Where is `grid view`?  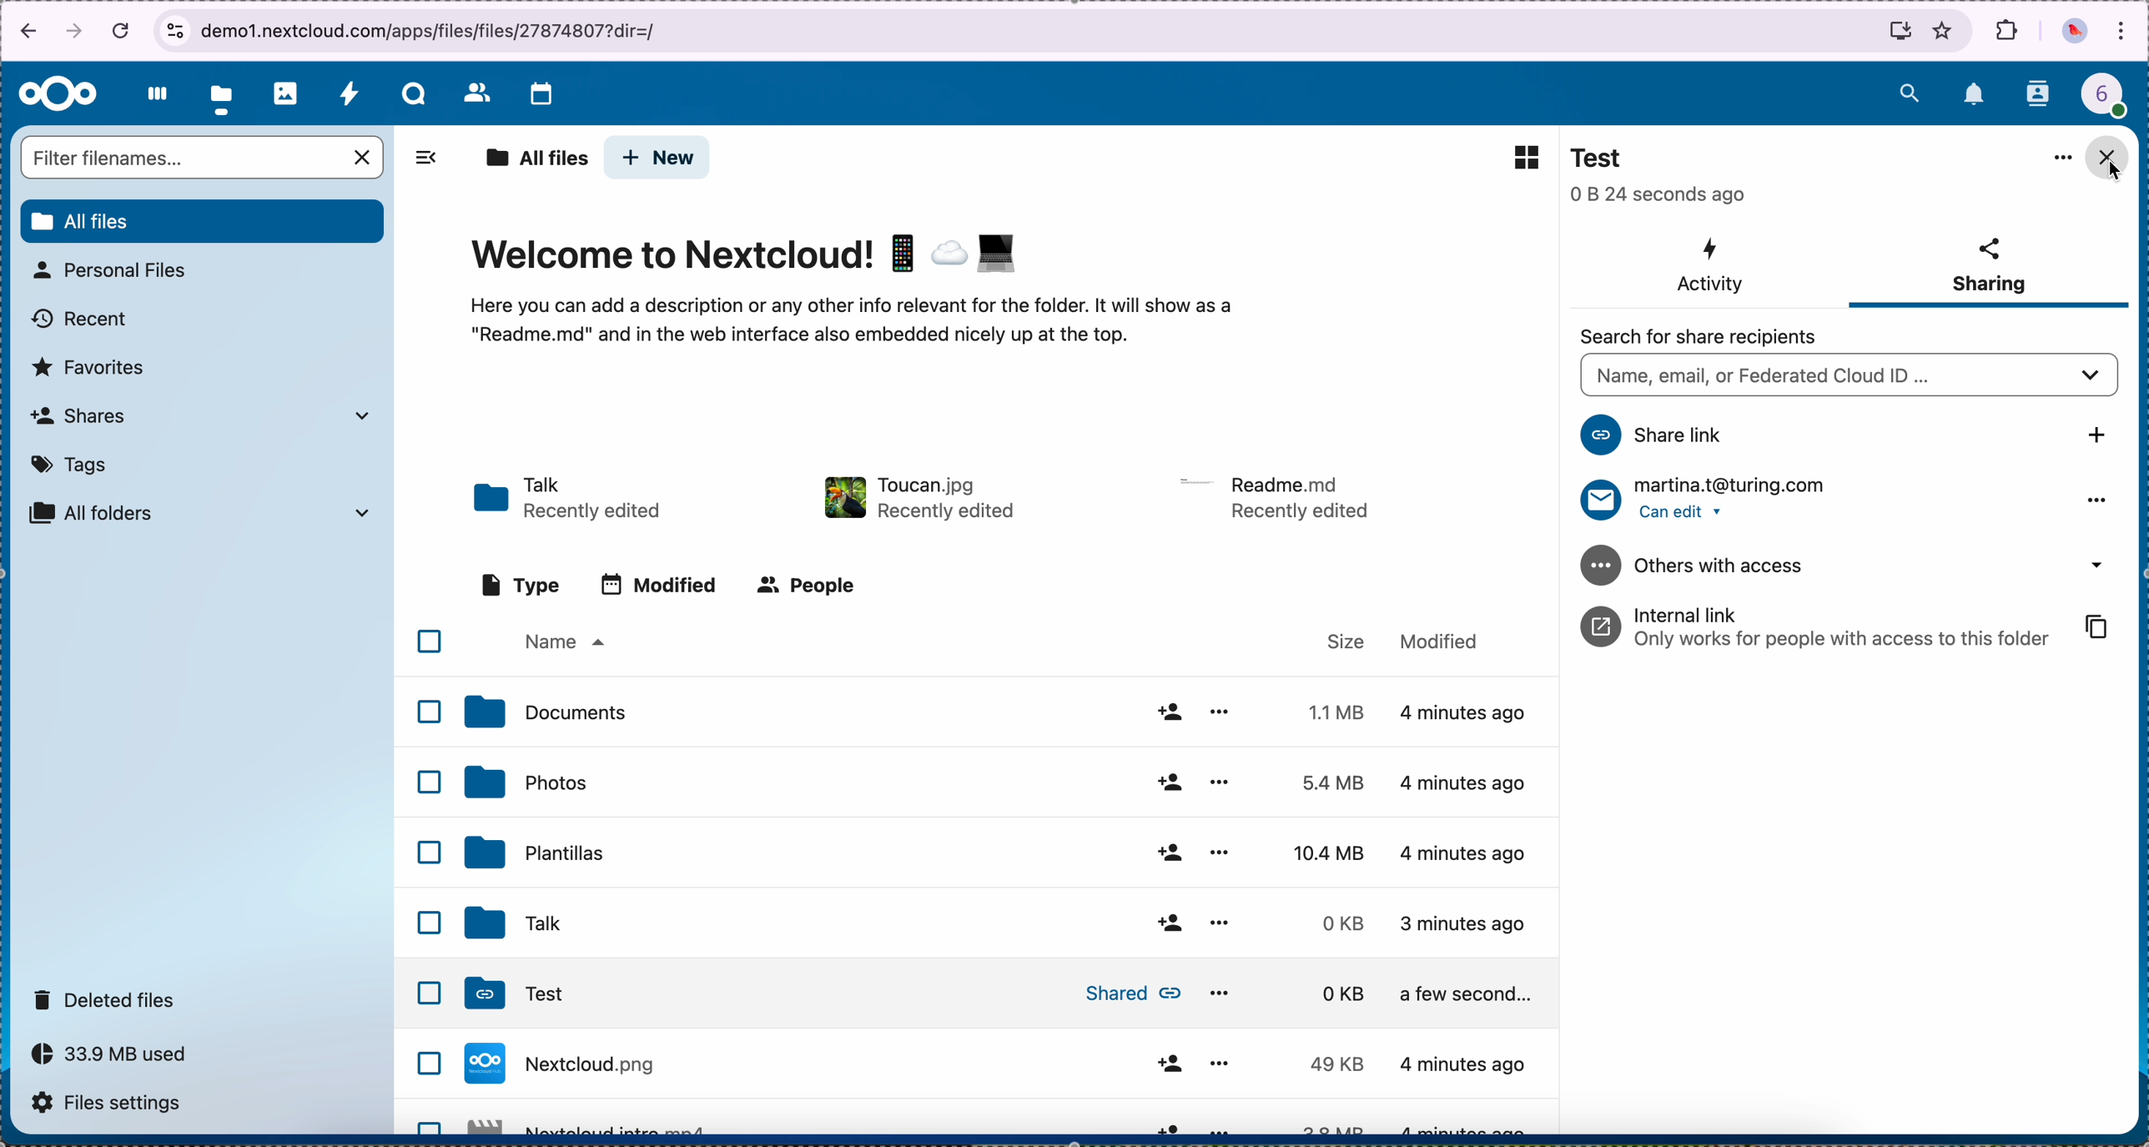
grid view is located at coordinates (1517, 156).